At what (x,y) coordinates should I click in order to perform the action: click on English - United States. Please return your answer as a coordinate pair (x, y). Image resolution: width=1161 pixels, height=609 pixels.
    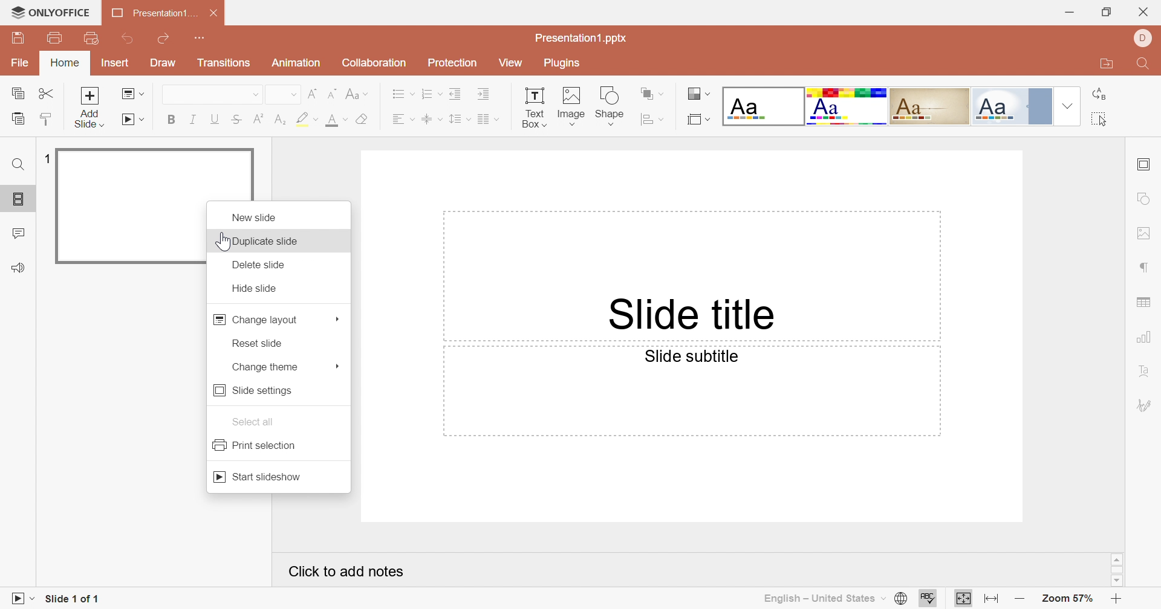
    Looking at the image, I should click on (819, 598).